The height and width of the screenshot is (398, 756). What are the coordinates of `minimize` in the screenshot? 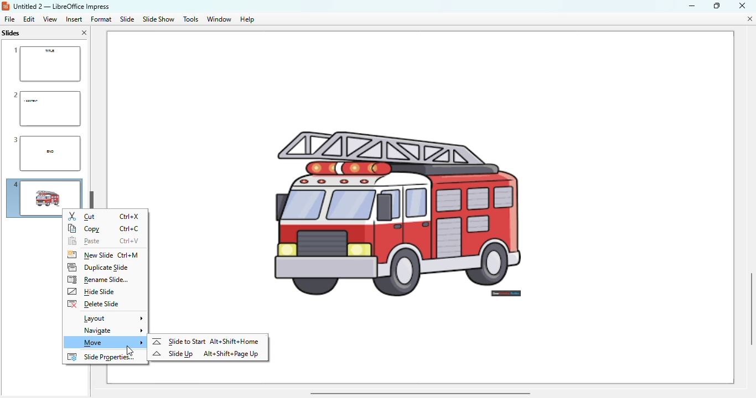 It's located at (691, 6).